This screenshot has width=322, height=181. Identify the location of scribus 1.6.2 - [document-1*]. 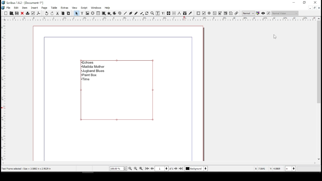
(26, 2).